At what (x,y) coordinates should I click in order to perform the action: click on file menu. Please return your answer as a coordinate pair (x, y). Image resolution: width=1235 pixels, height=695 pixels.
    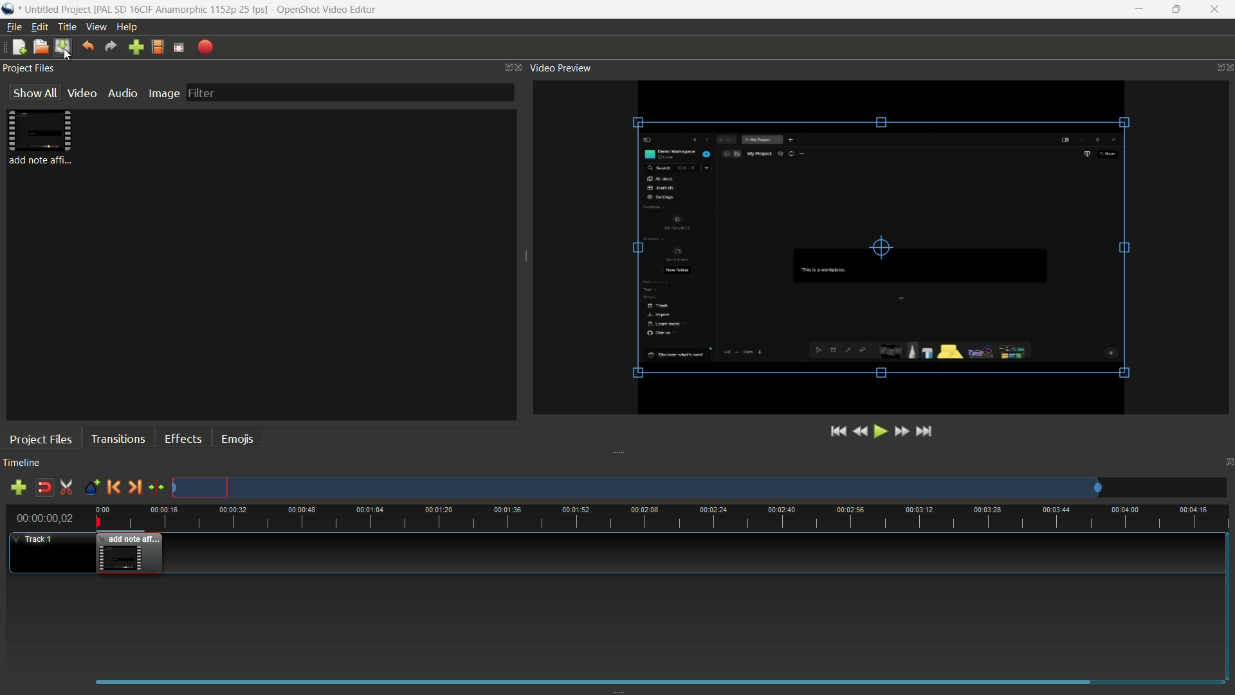
    Looking at the image, I should click on (15, 28).